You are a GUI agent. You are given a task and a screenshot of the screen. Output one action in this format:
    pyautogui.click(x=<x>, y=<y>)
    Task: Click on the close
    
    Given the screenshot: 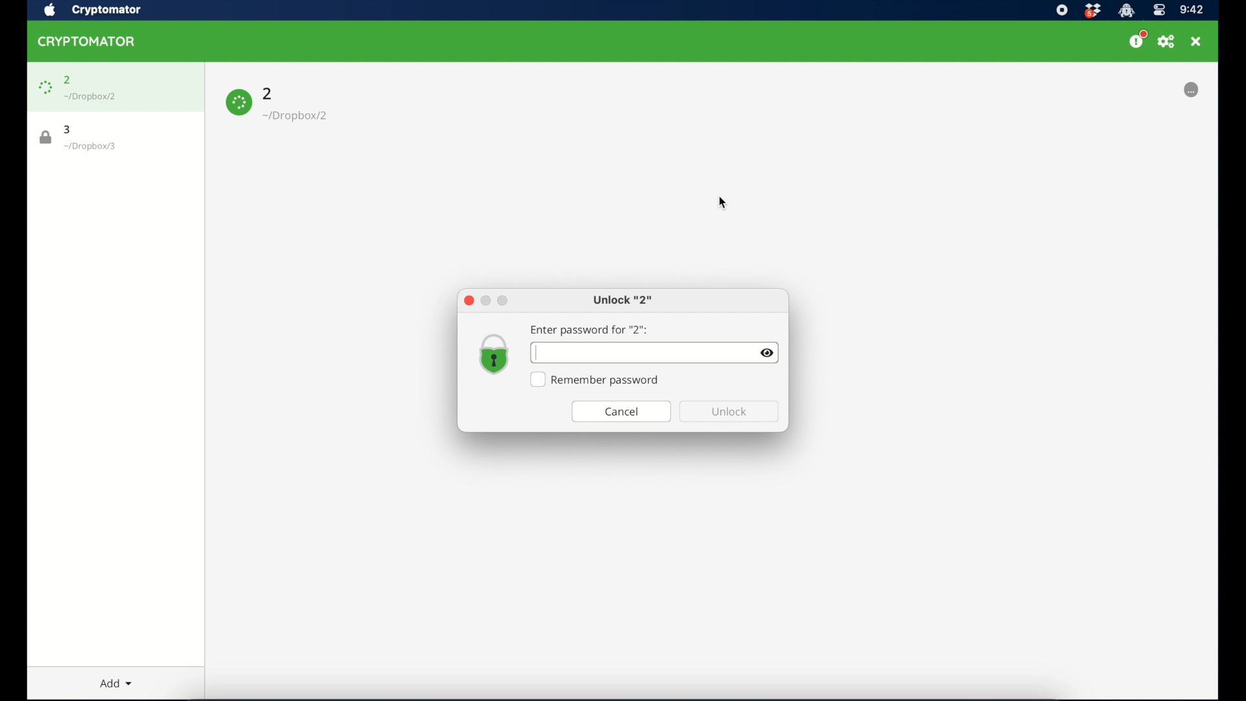 What is the action you would take?
    pyautogui.click(x=468, y=301)
    